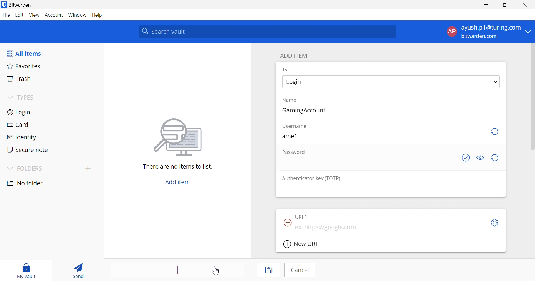 The image size is (535, 281). I want to click on Close, so click(526, 5).